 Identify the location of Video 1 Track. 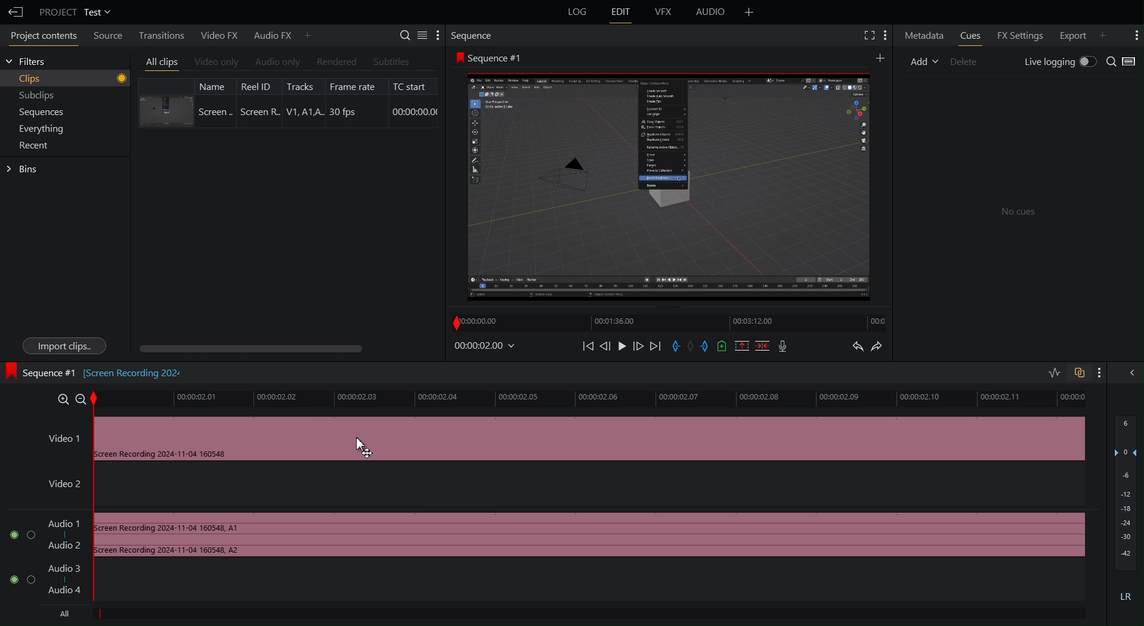
(562, 436).